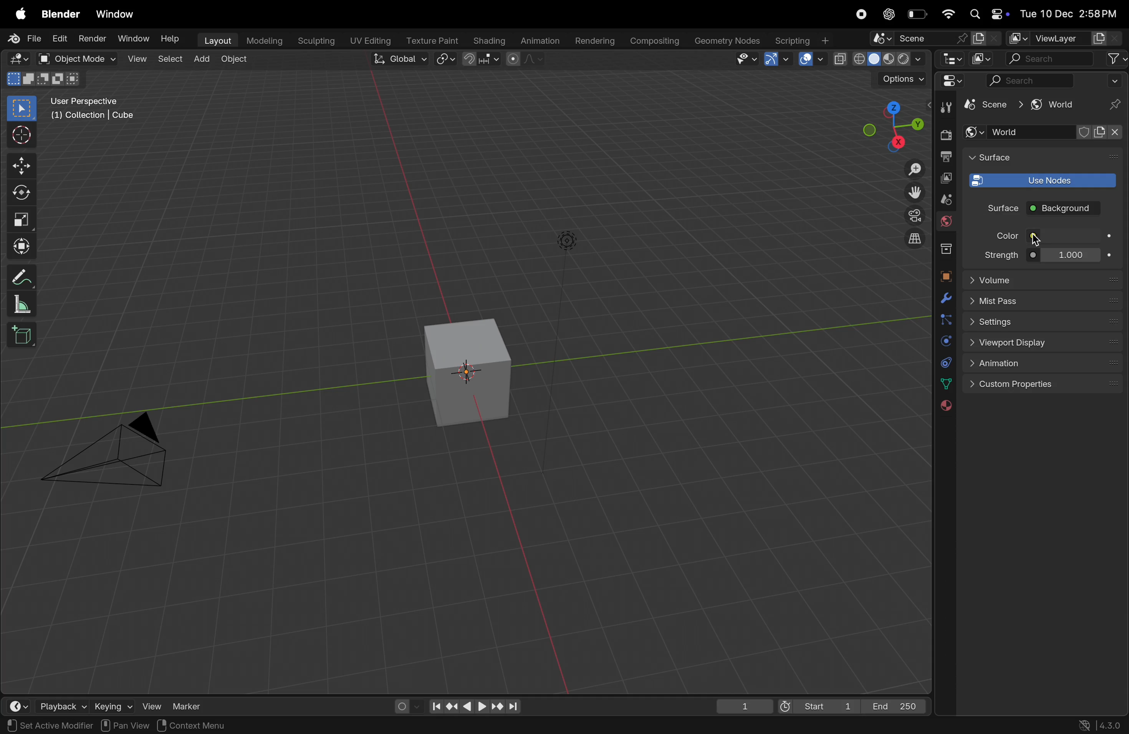  Describe the element at coordinates (214, 41) in the screenshot. I see `layout` at that location.